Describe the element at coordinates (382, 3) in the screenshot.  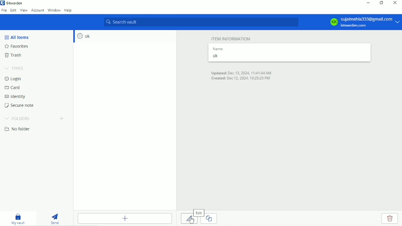
I see `Restore down` at that location.